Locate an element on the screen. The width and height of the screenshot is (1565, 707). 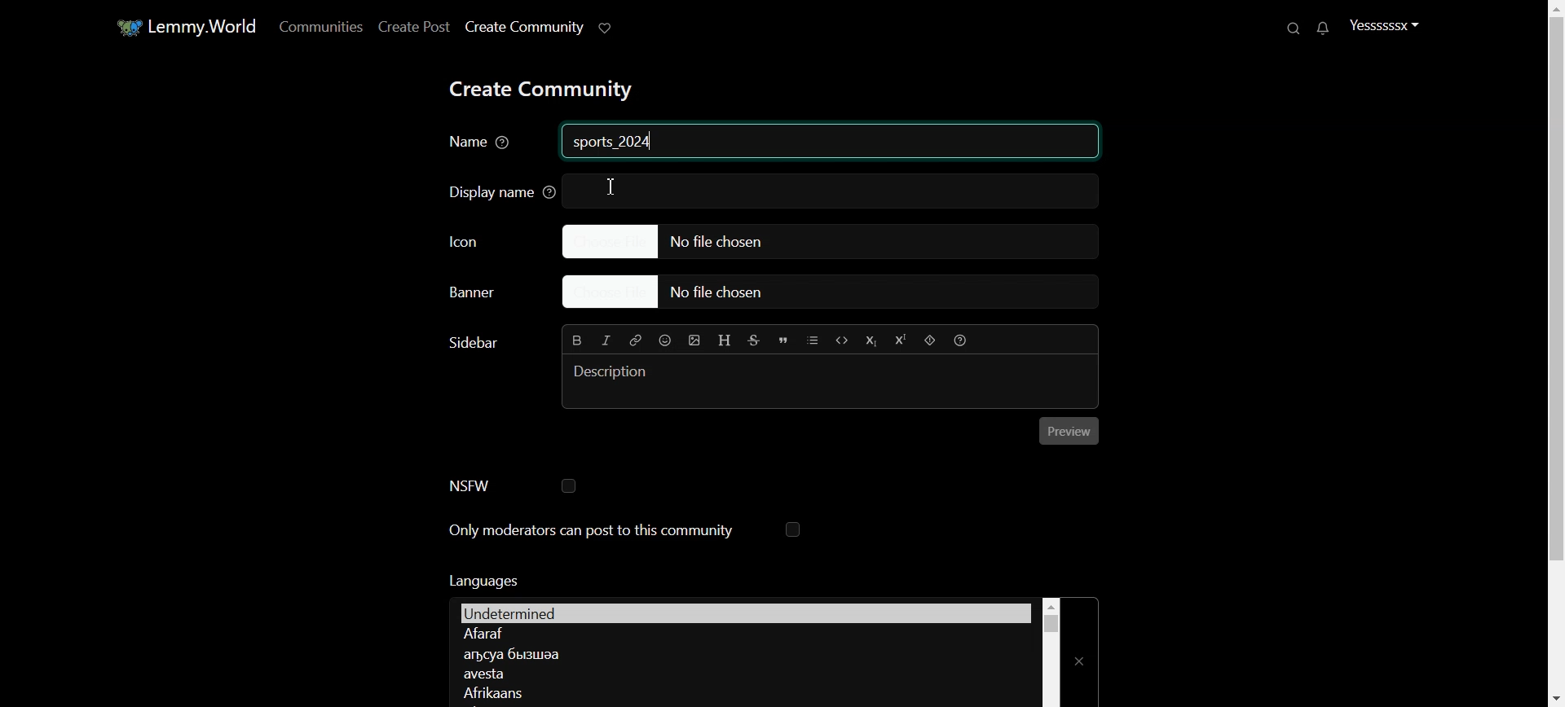
Italic is located at coordinates (606, 340).